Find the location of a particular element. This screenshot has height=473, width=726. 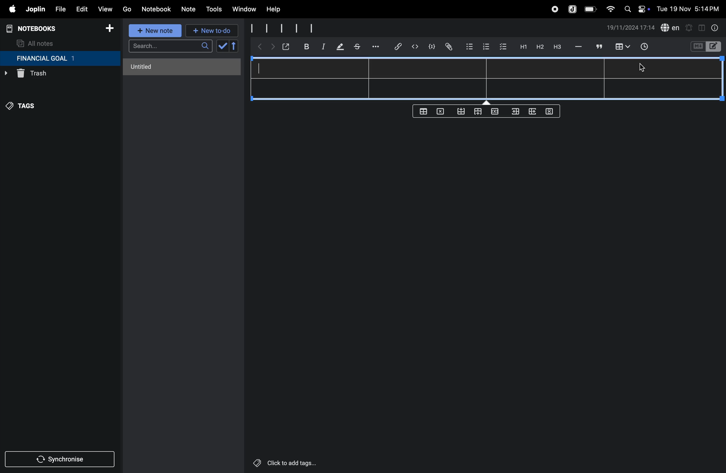

reverse sort order is located at coordinates (234, 46).